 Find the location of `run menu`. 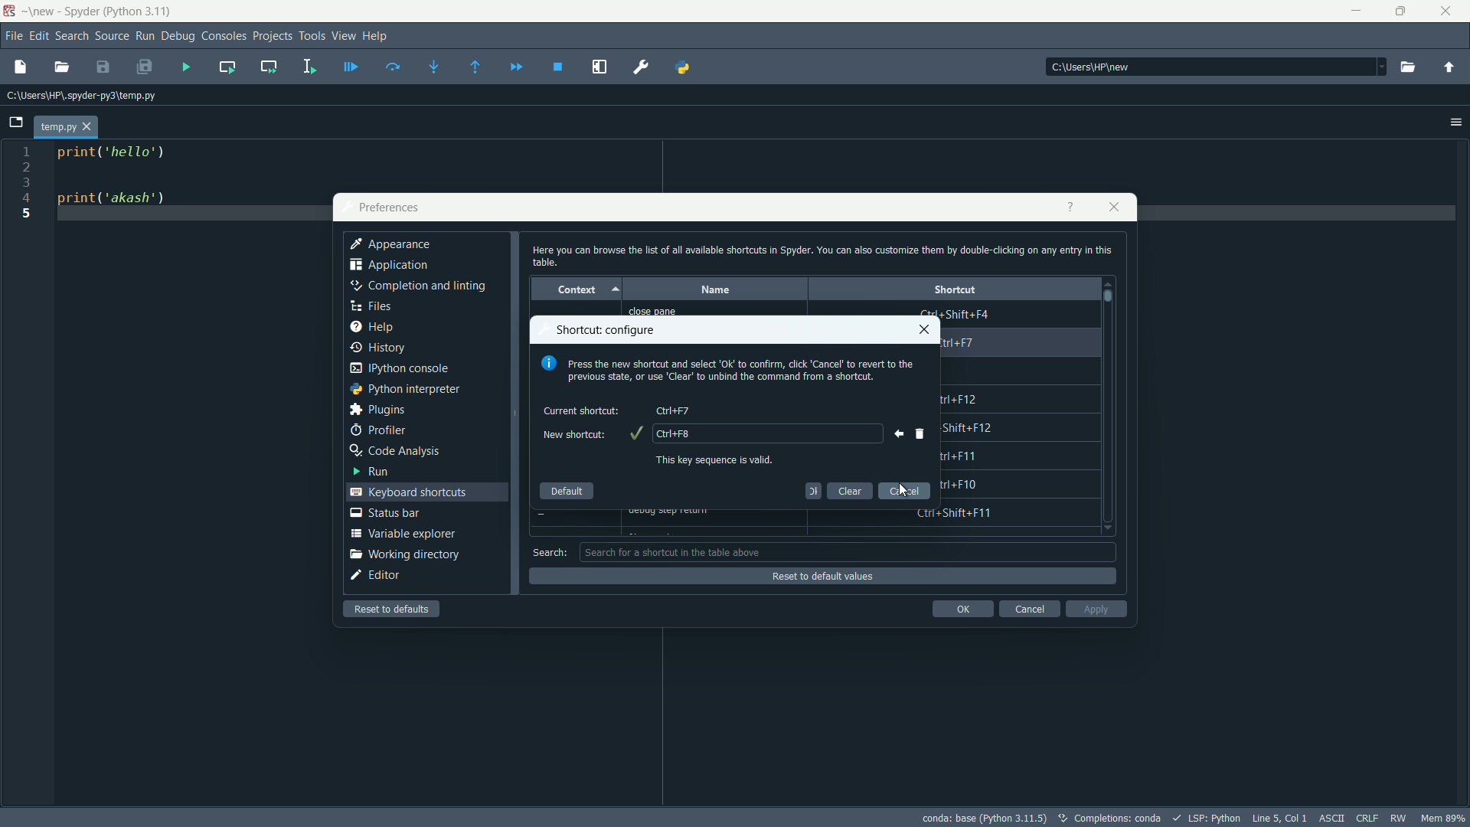

run menu is located at coordinates (145, 36).